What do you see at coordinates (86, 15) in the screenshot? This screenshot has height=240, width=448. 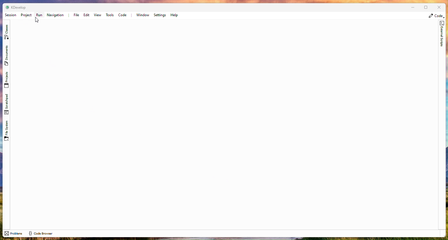 I see `Edit` at bounding box center [86, 15].